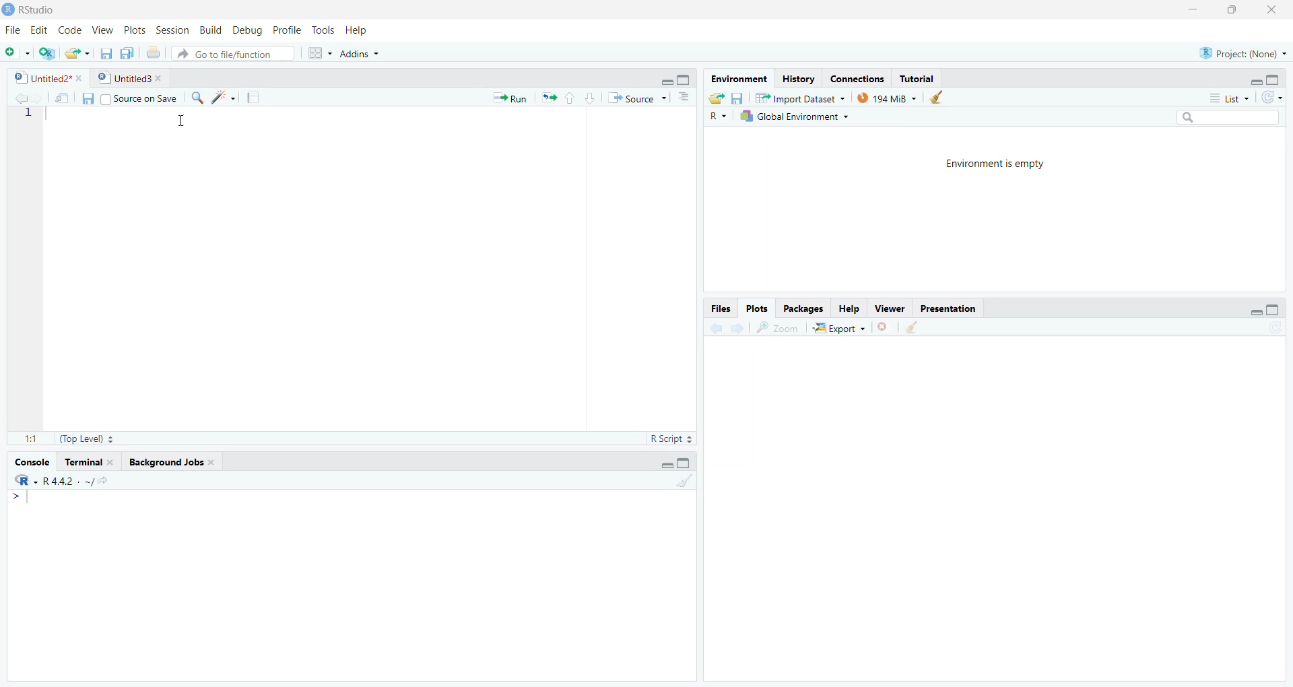 This screenshot has width=1293, height=687. Describe the element at coordinates (67, 482) in the screenshot. I see `R442. ~/` at that location.